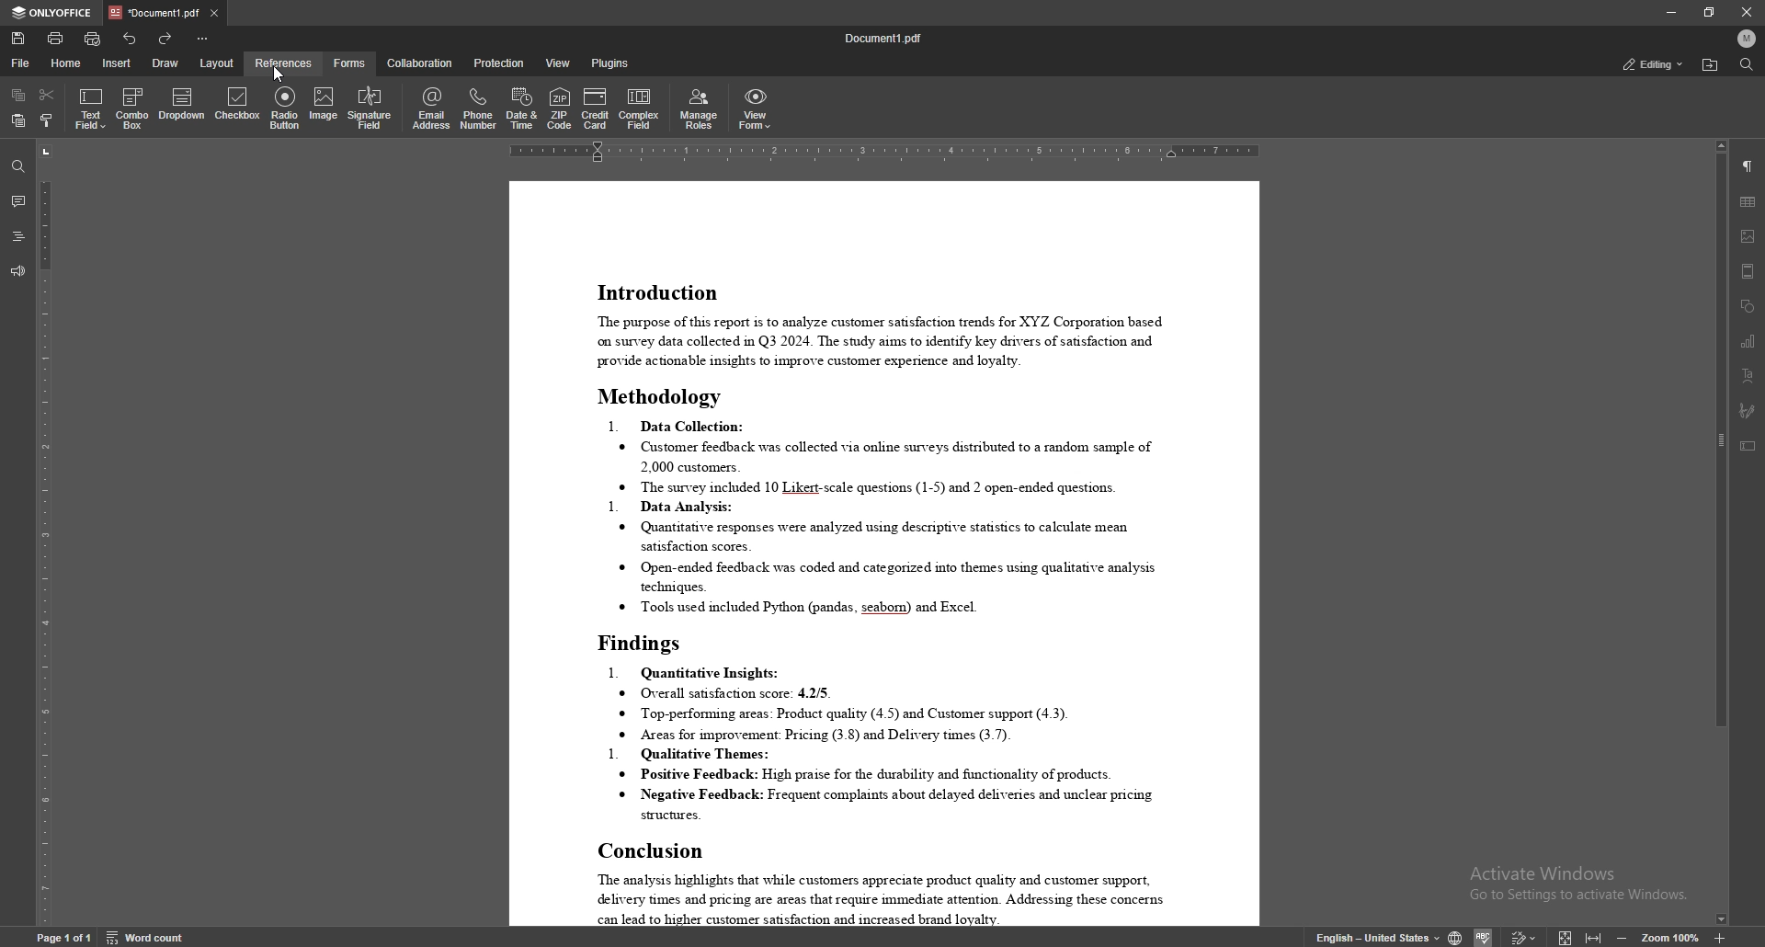  I want to click on document, so click(882, 553).